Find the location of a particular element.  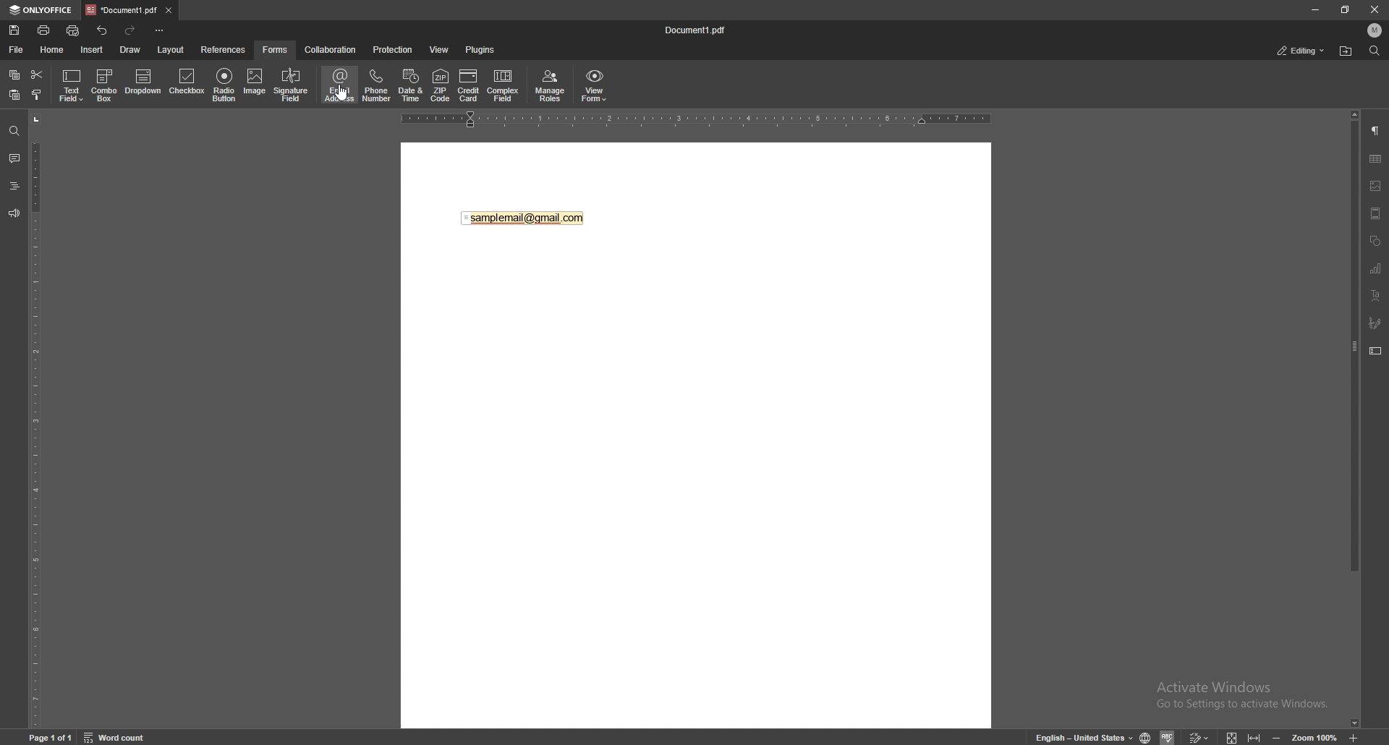

customize toolbar is located at coordinates (160, 31).